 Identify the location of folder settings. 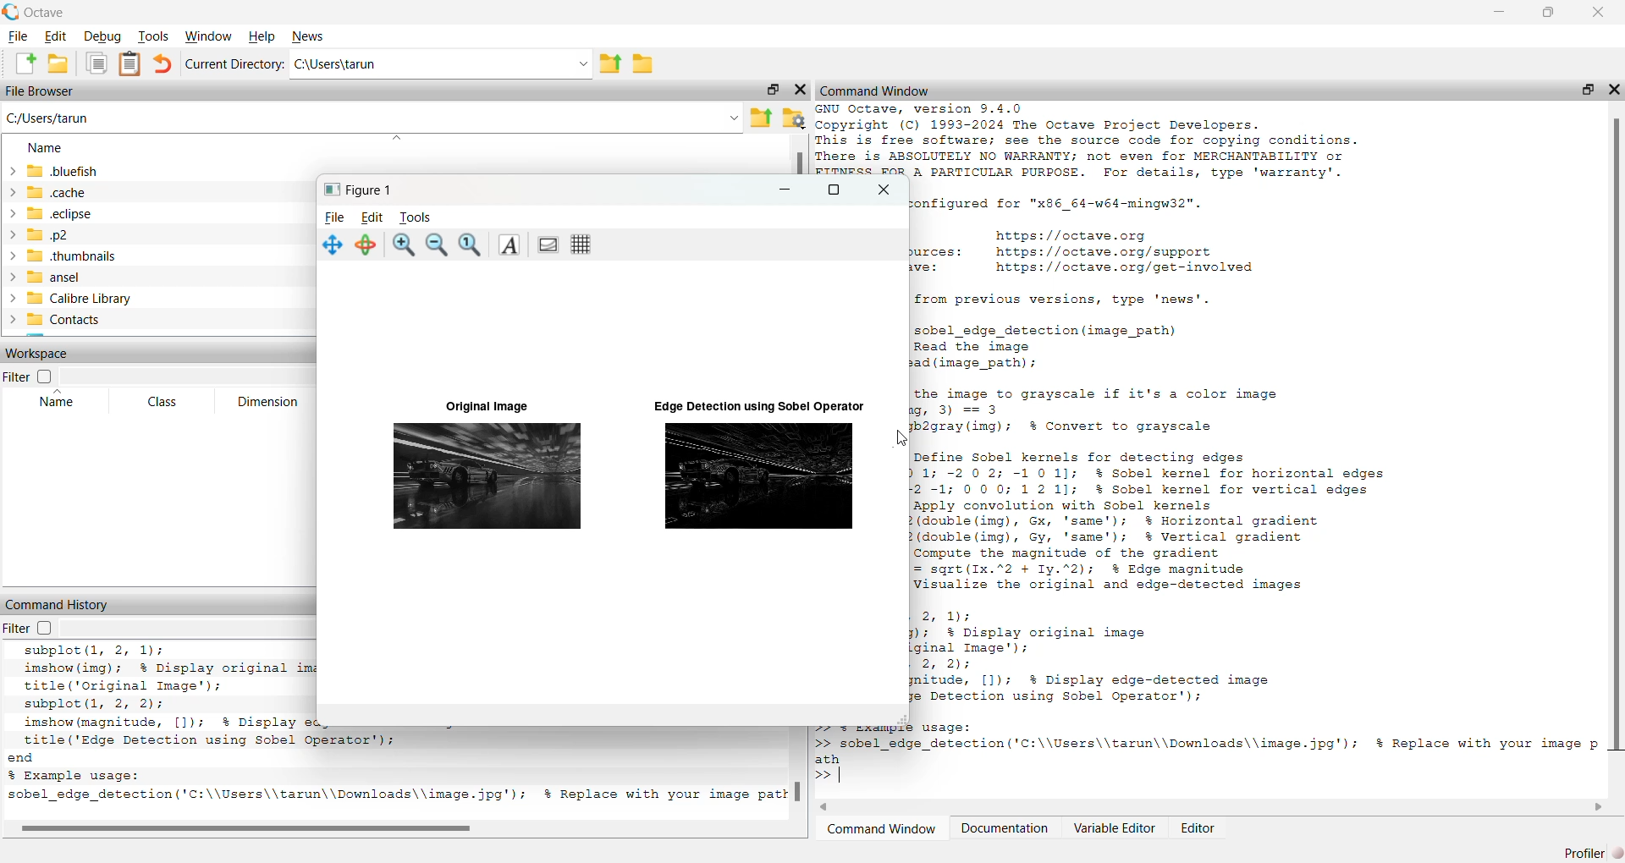
(796, 117).